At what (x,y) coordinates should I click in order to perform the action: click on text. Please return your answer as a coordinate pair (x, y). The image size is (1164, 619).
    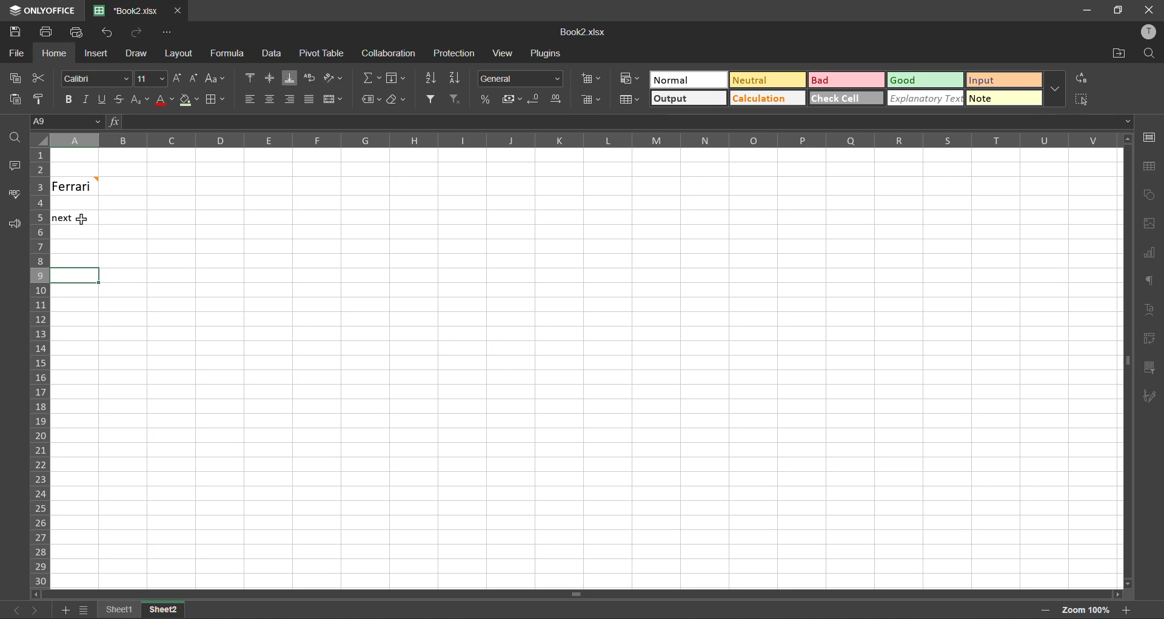
    Looking at the image, I should click on (1151, 308).